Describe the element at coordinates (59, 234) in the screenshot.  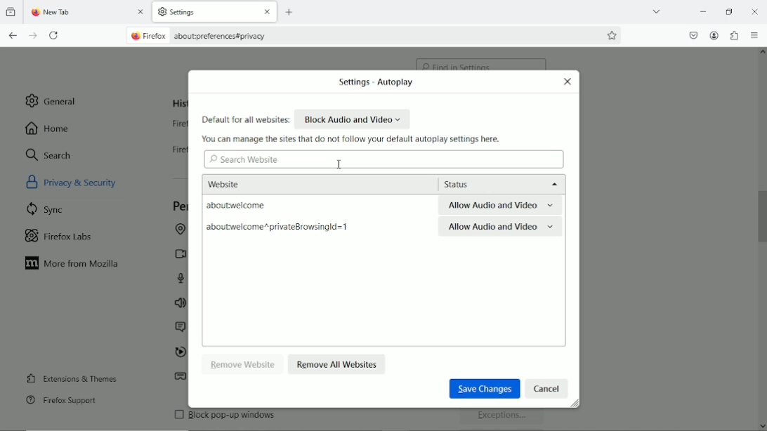
I see `firefox labs` at that location.